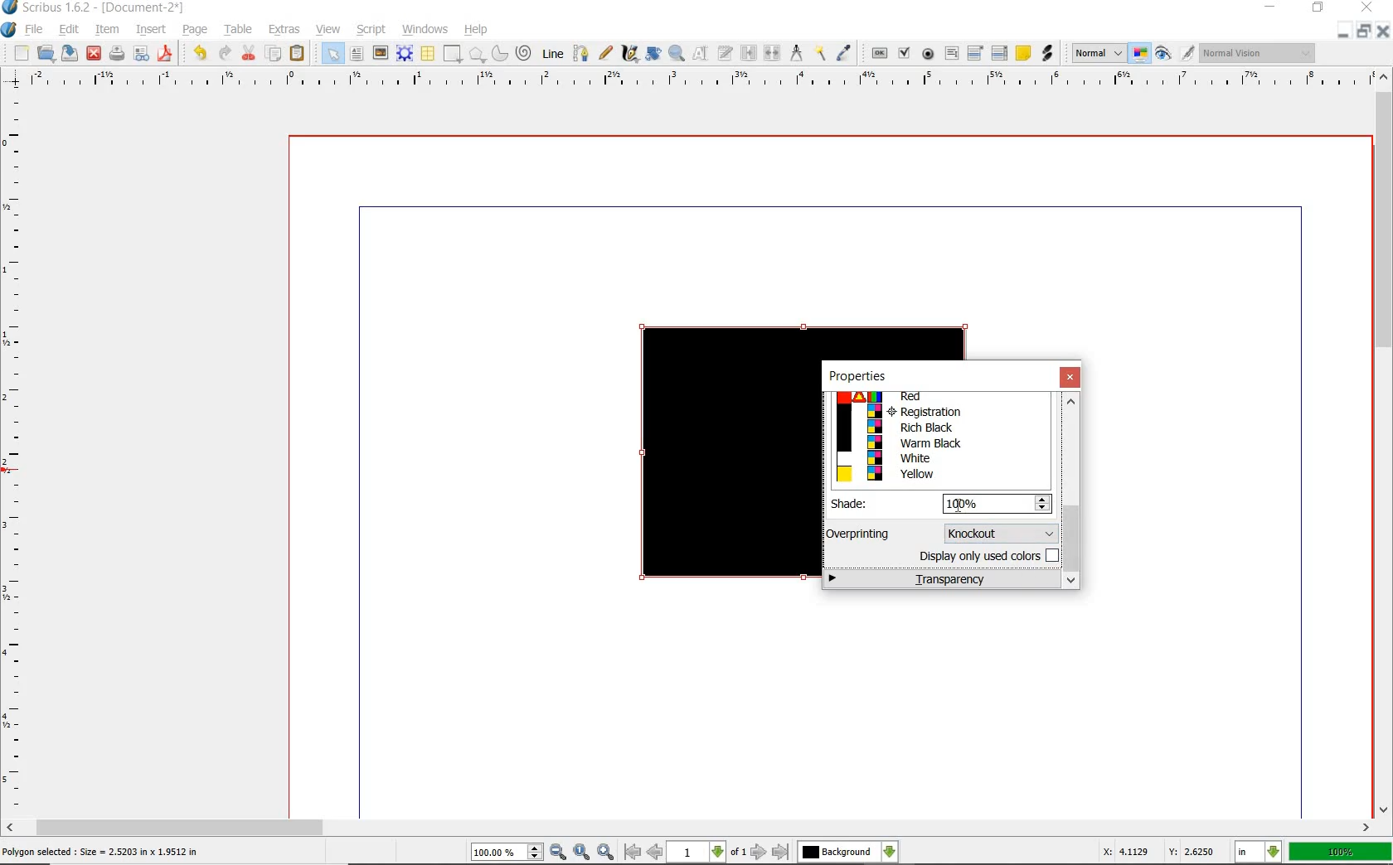 This screenshot has height=865, width=1393. Describe the element at coordinates (1381, 33) in the screenshot. I see `CLOSE` at that location.